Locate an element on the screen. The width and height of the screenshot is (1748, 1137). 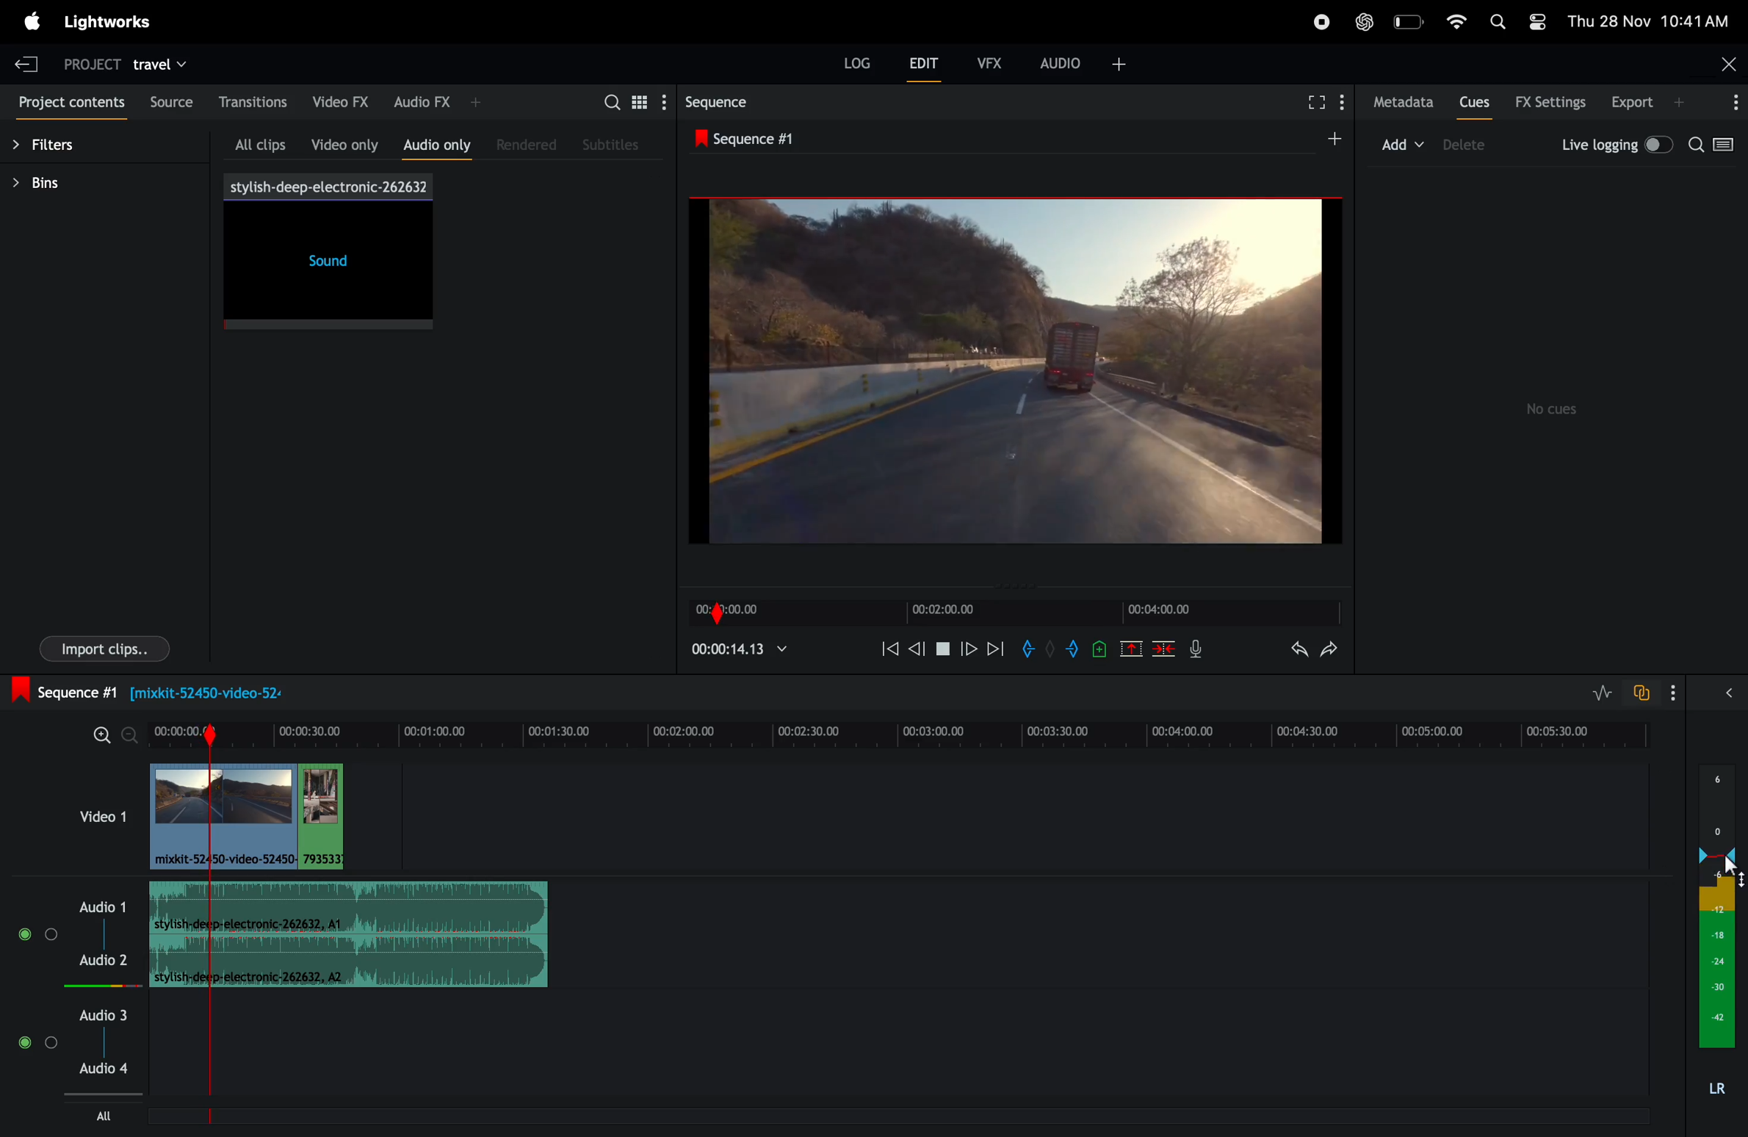
add cue to position is located at coordinates (1098, 651).